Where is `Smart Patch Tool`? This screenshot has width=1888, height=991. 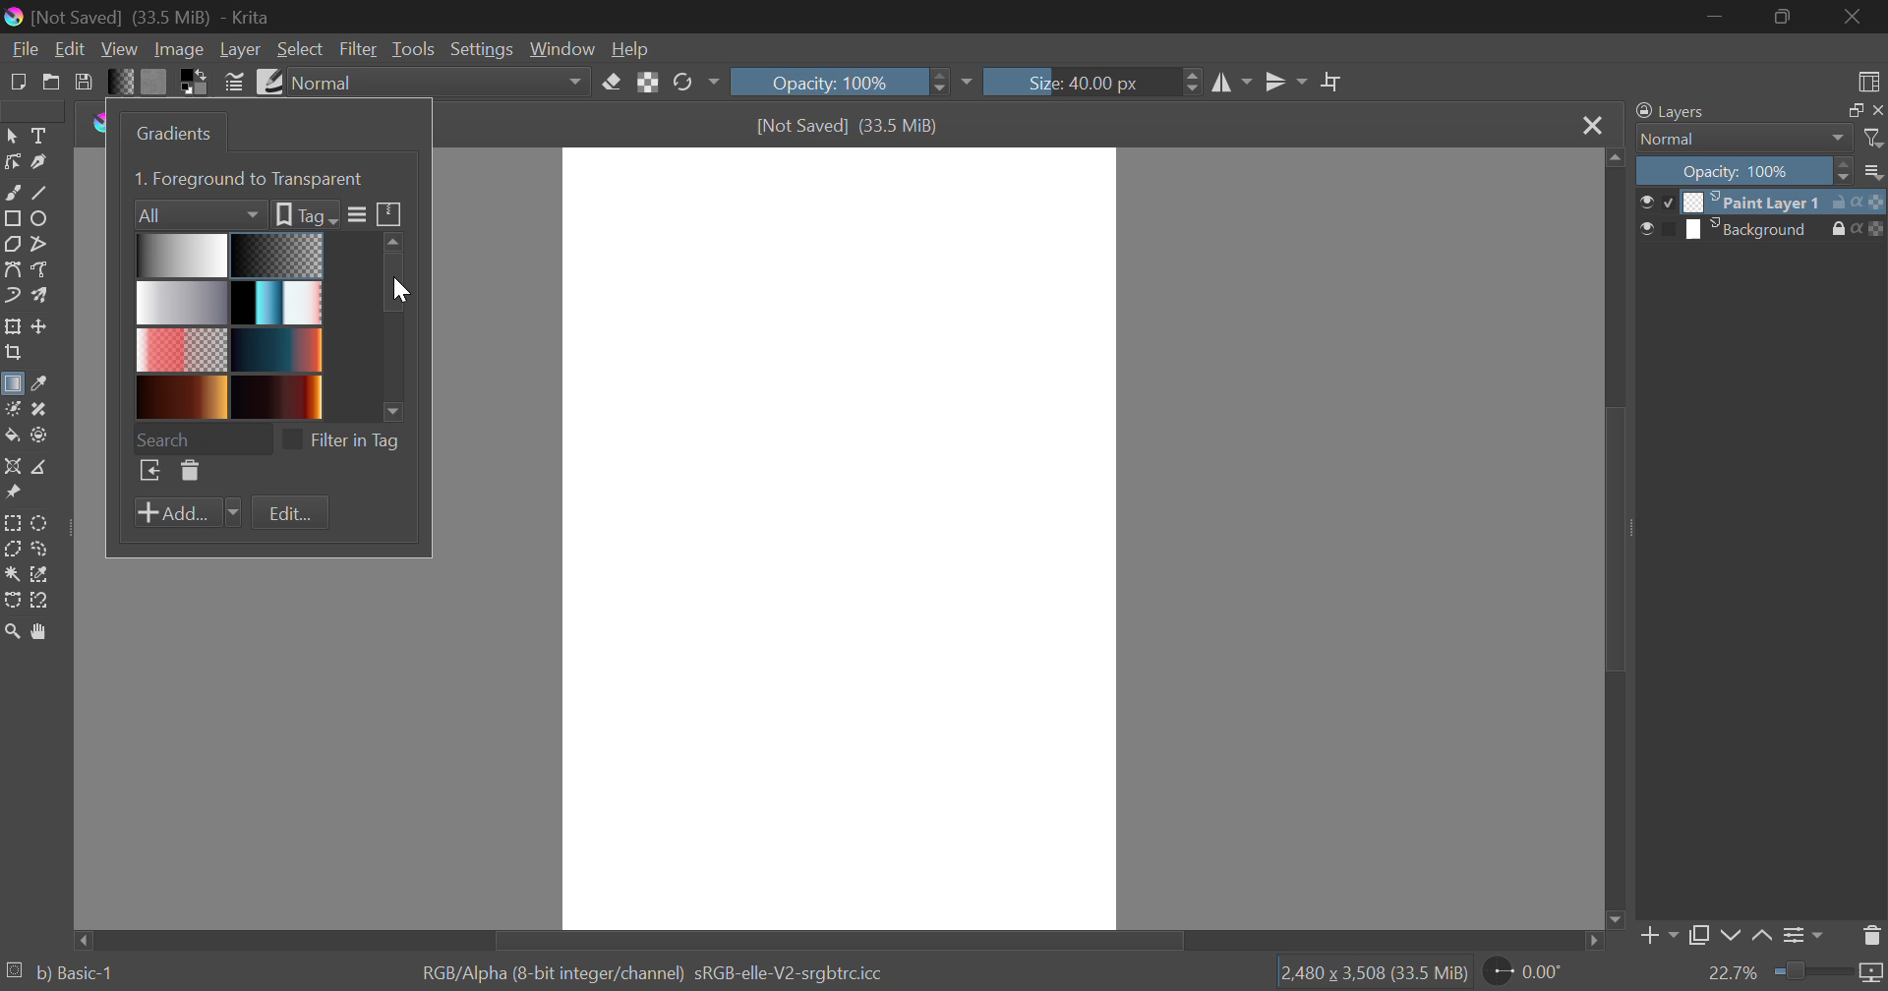
Smart Patch Tool is located at coordinates (40, 411).